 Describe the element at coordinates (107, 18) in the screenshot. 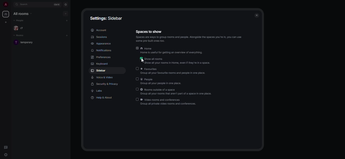

I see `settings: sidebar` at that location.